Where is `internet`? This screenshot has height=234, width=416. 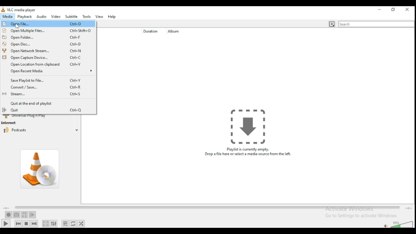 internet is located at coordinates (10, 123).